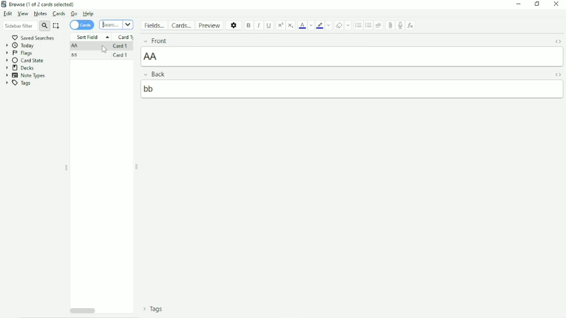 The width and height of the screenshot is (566, 318). I want to click on AA, so click(75, 46).